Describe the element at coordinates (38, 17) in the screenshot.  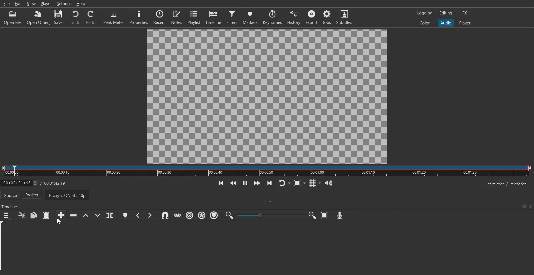
I see `Open Other` at that location.